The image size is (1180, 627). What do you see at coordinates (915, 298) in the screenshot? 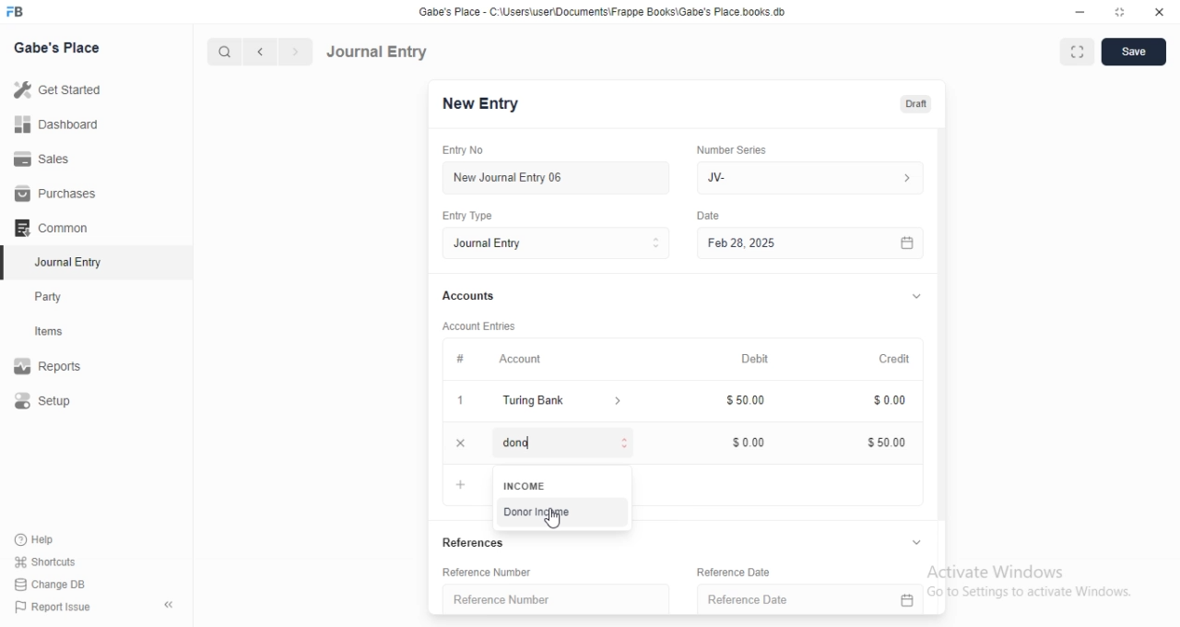
I see `collapse` at bounding box center [915, 298].